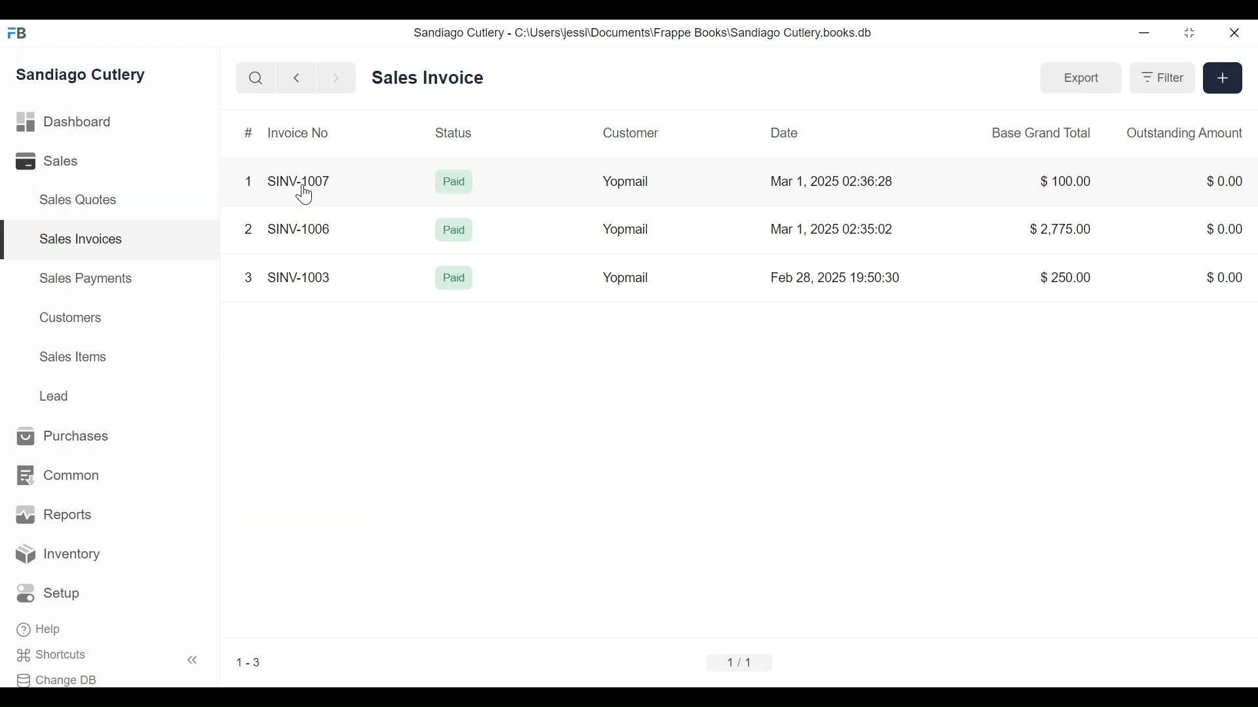 The image size is (1258, 707). What do you see at coordinates (1190, 33) in the screenshot?
I see `Toggle between form and full width` at bounding box center [1190, 33].